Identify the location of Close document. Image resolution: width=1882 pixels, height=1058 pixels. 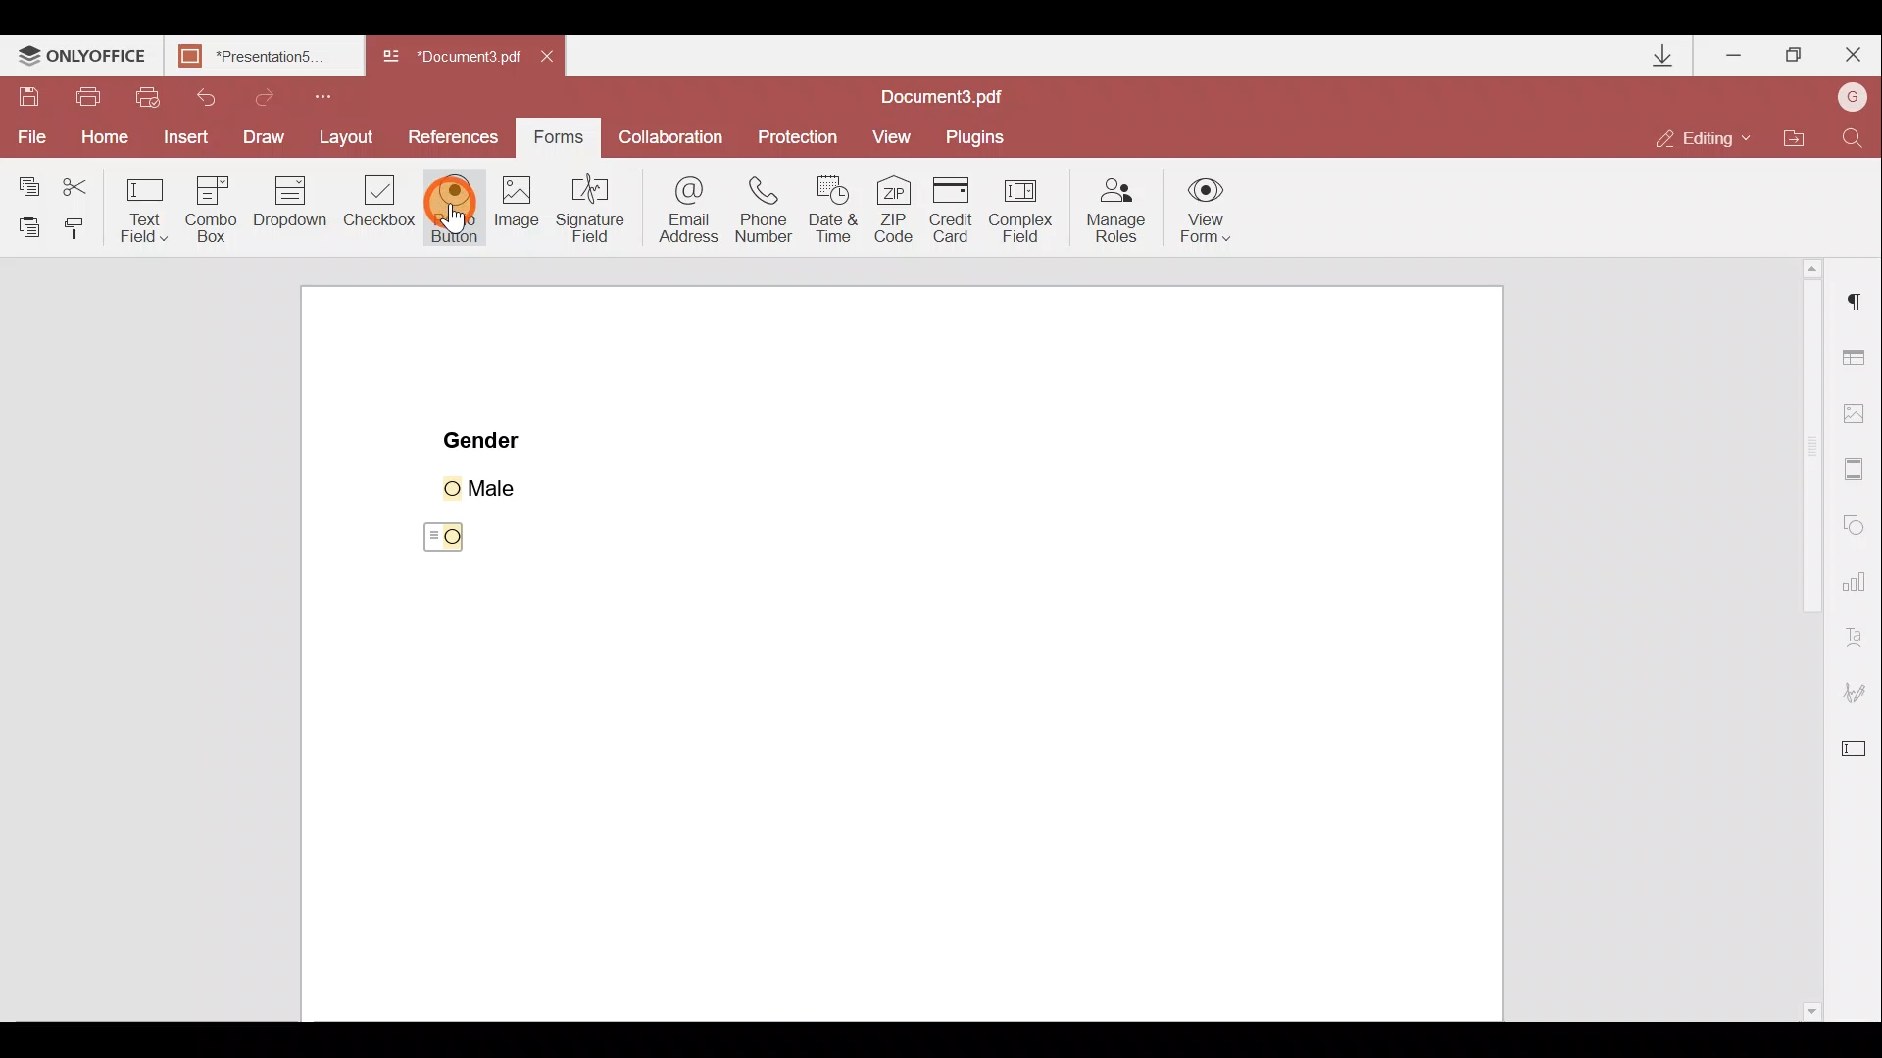
(552, 59).